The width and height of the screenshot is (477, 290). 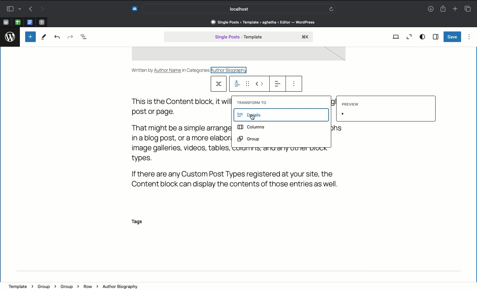 What do you see at coordinates (396, 36) in the screenshot?
I see `View` at bounding box center [396, 36].